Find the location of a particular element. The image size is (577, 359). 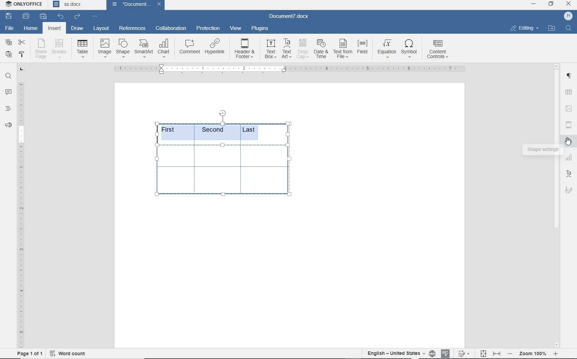

home is located at coordinates (31, 29).